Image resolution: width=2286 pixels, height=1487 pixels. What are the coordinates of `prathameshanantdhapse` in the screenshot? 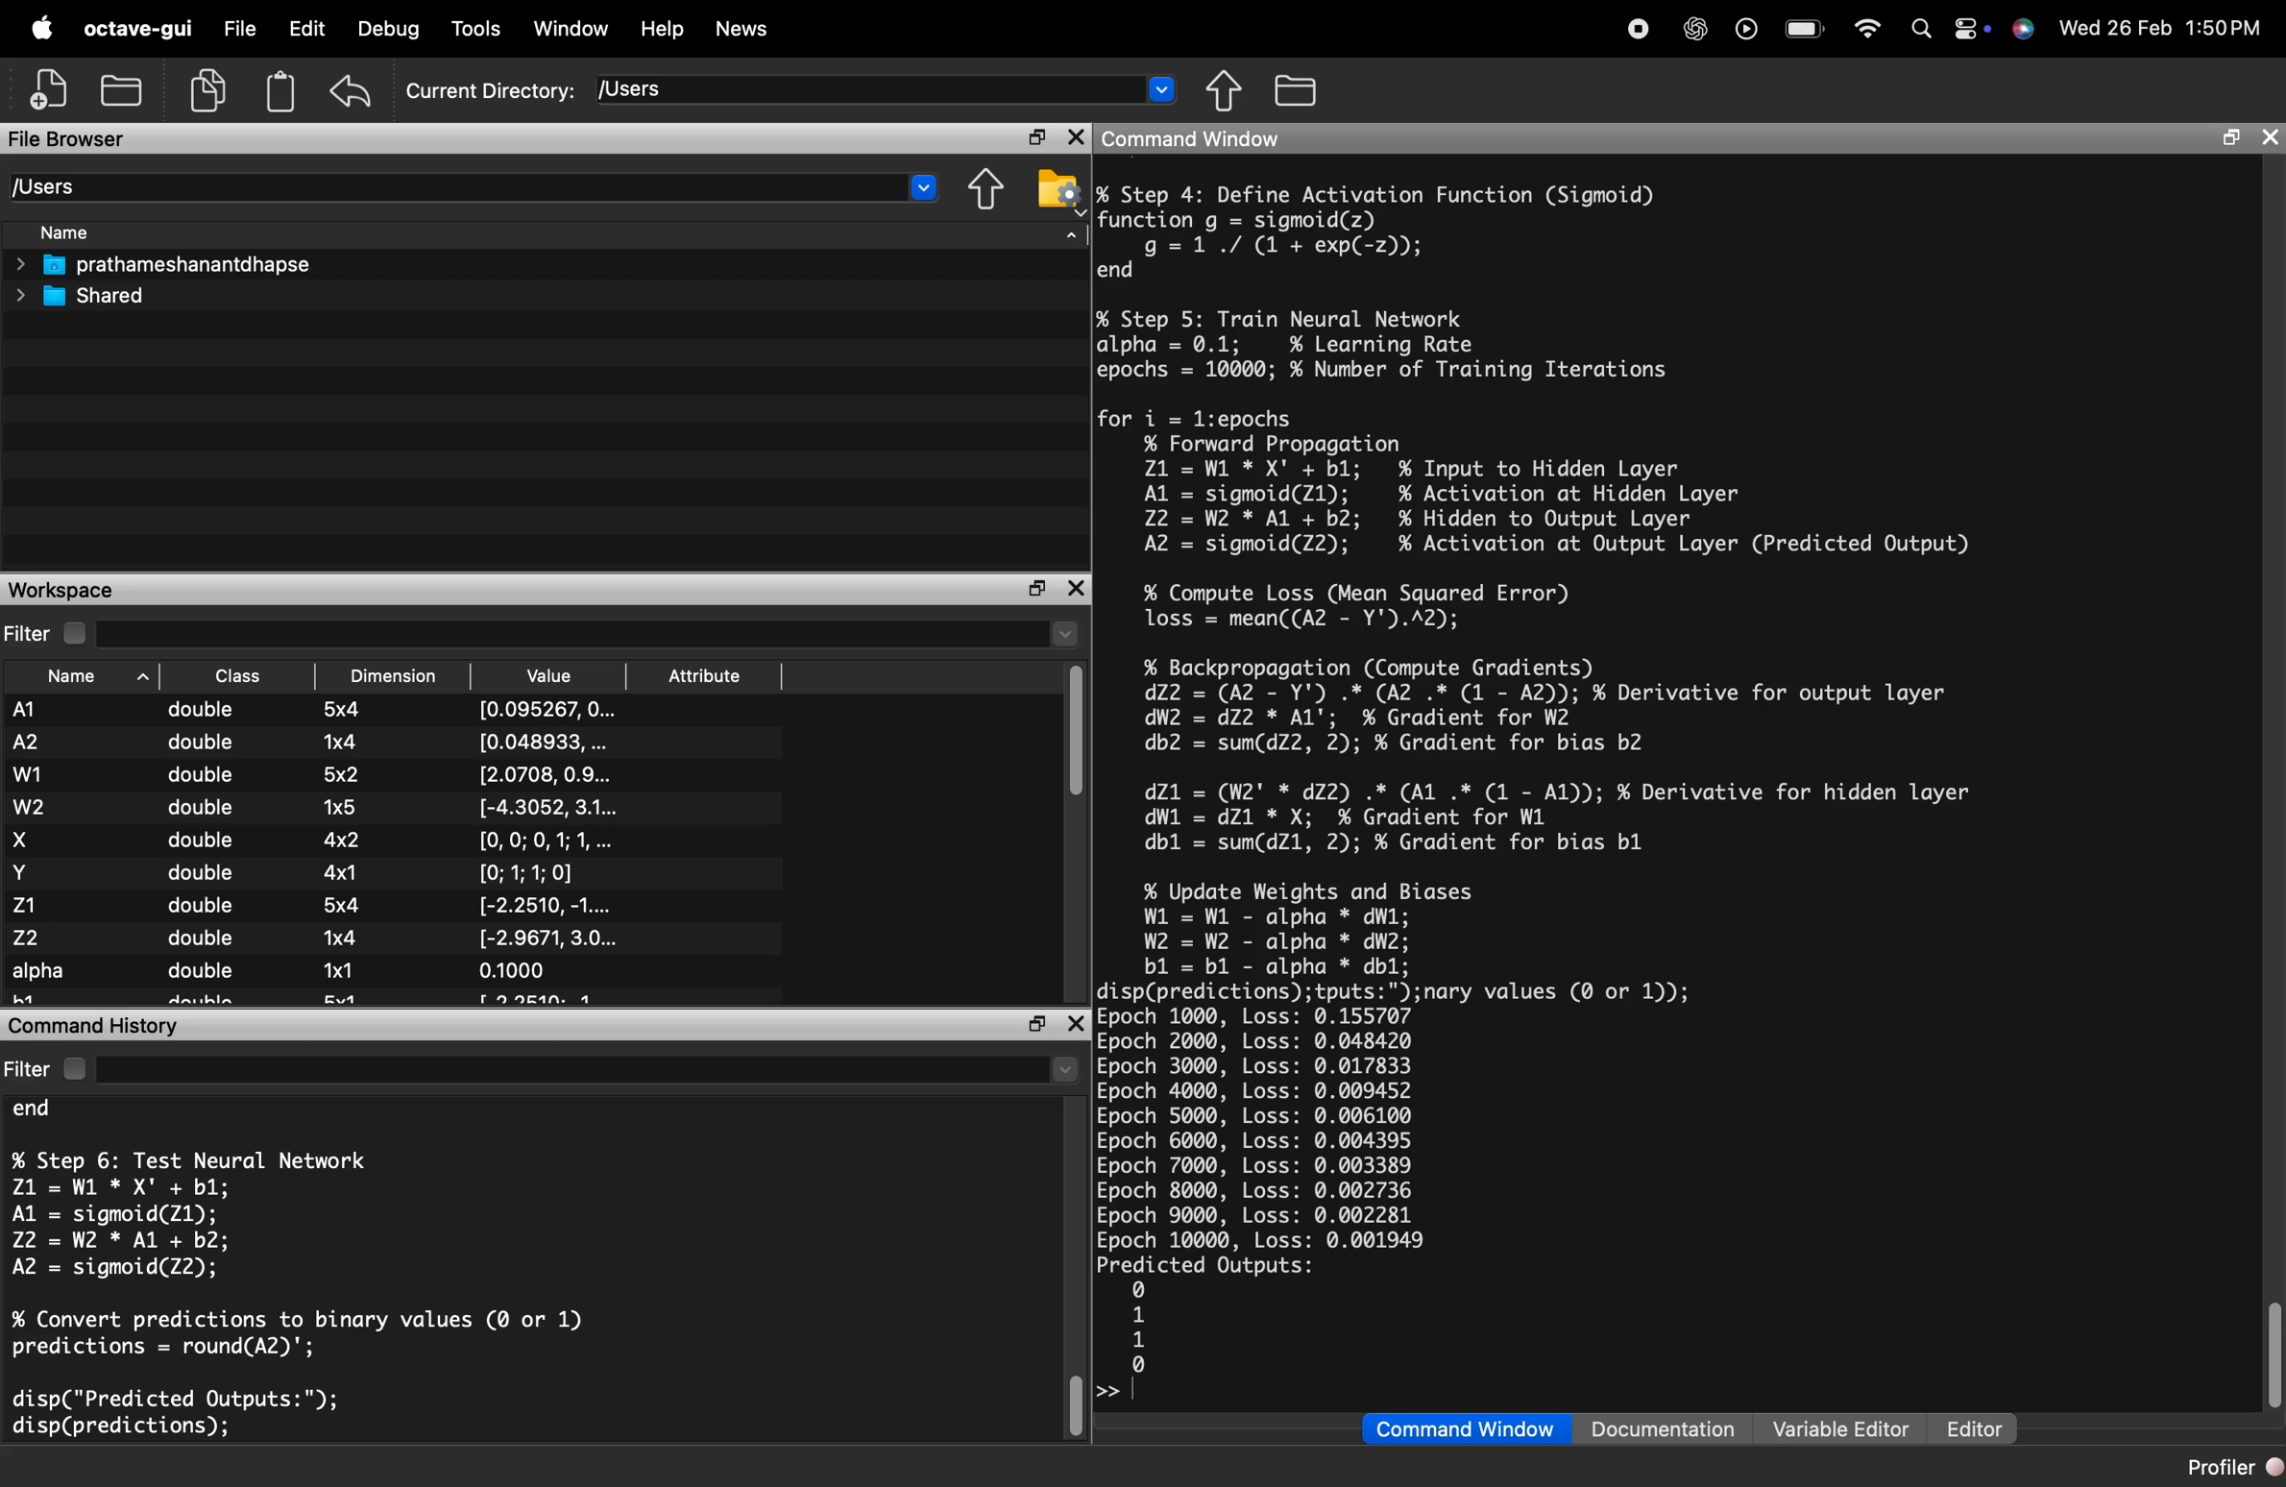 It's located at (162, 265).